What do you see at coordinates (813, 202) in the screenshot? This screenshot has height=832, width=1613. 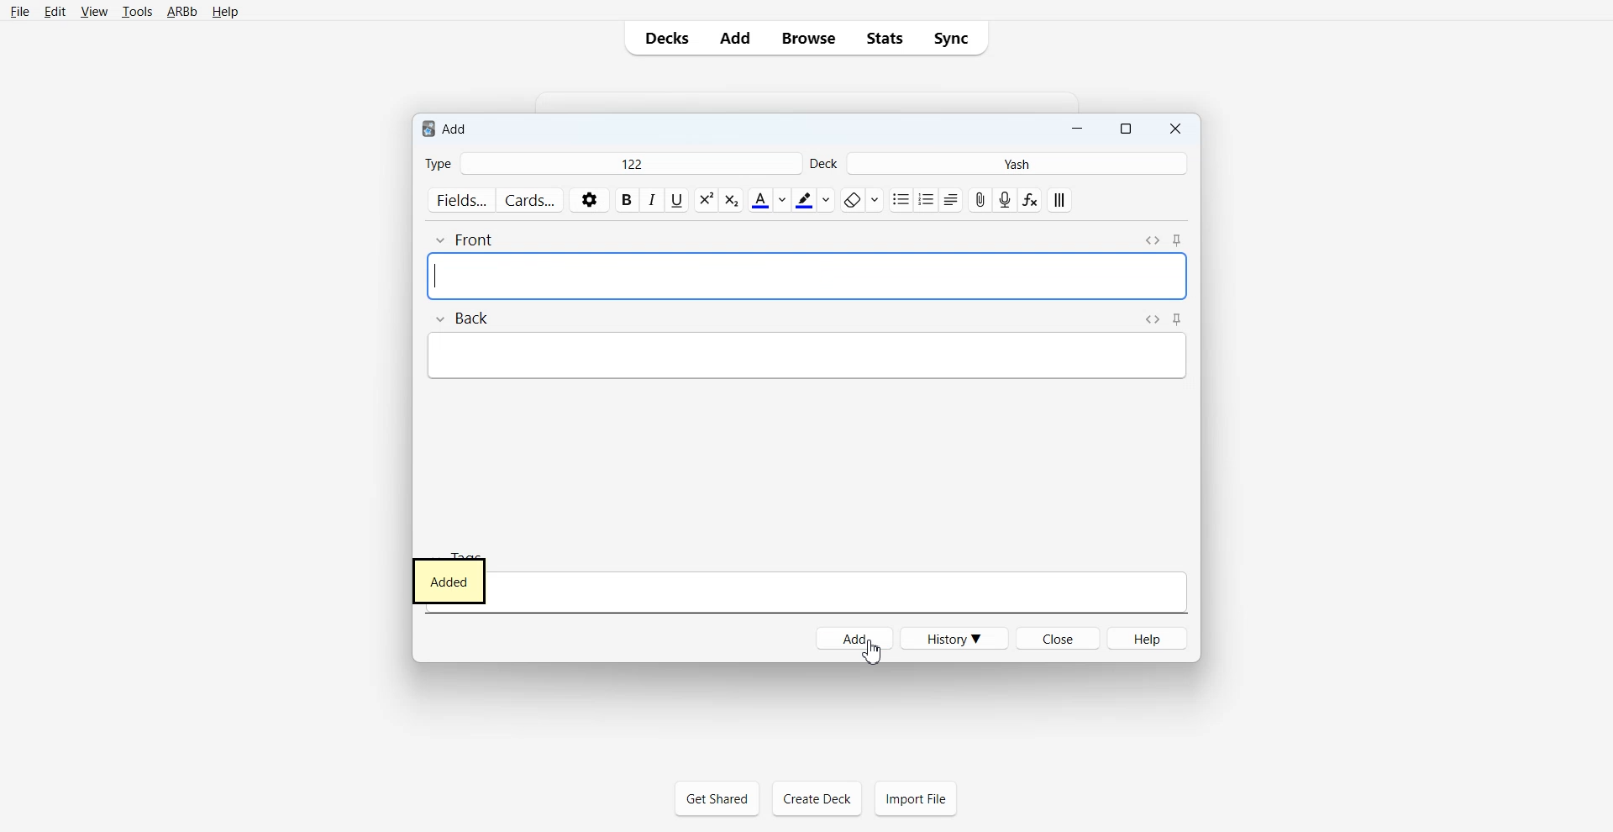 I see `pen color` at bounding box center [813, 202].